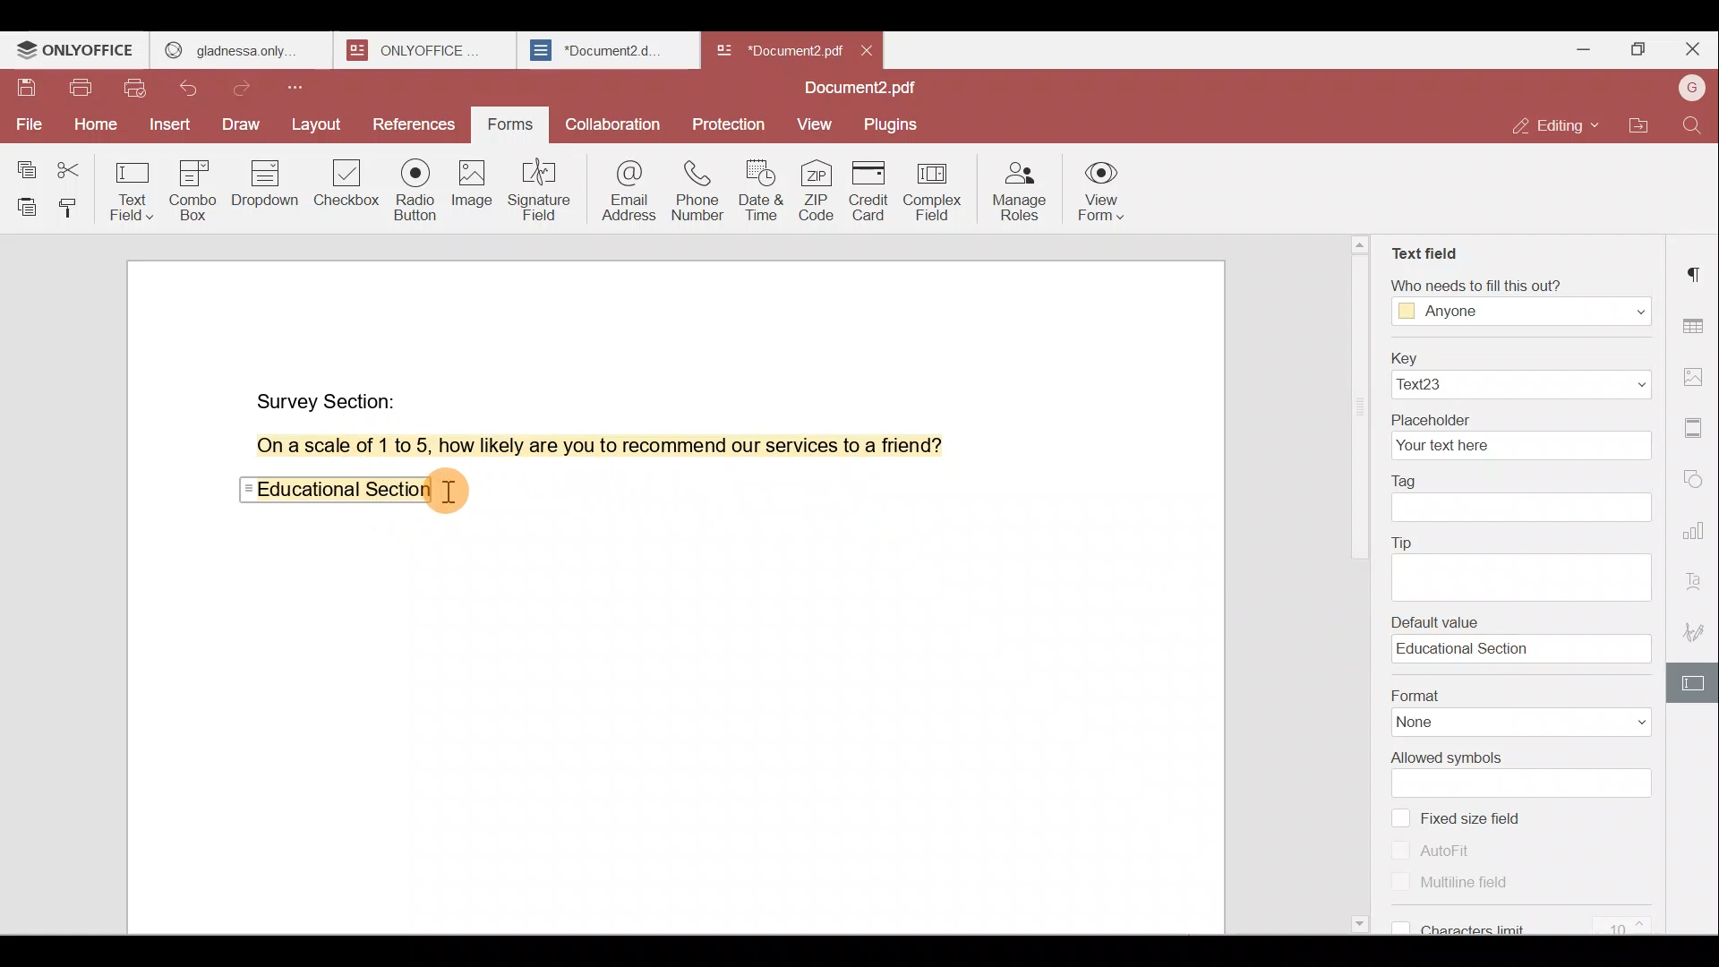  Describe the element at coordinates (137, 90) in the screenshot. I see `Quick print` at that location.